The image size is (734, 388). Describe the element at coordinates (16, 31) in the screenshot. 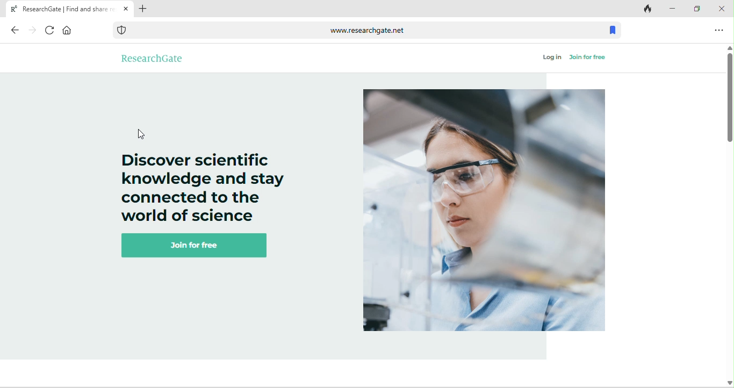

I see `back` at that location.